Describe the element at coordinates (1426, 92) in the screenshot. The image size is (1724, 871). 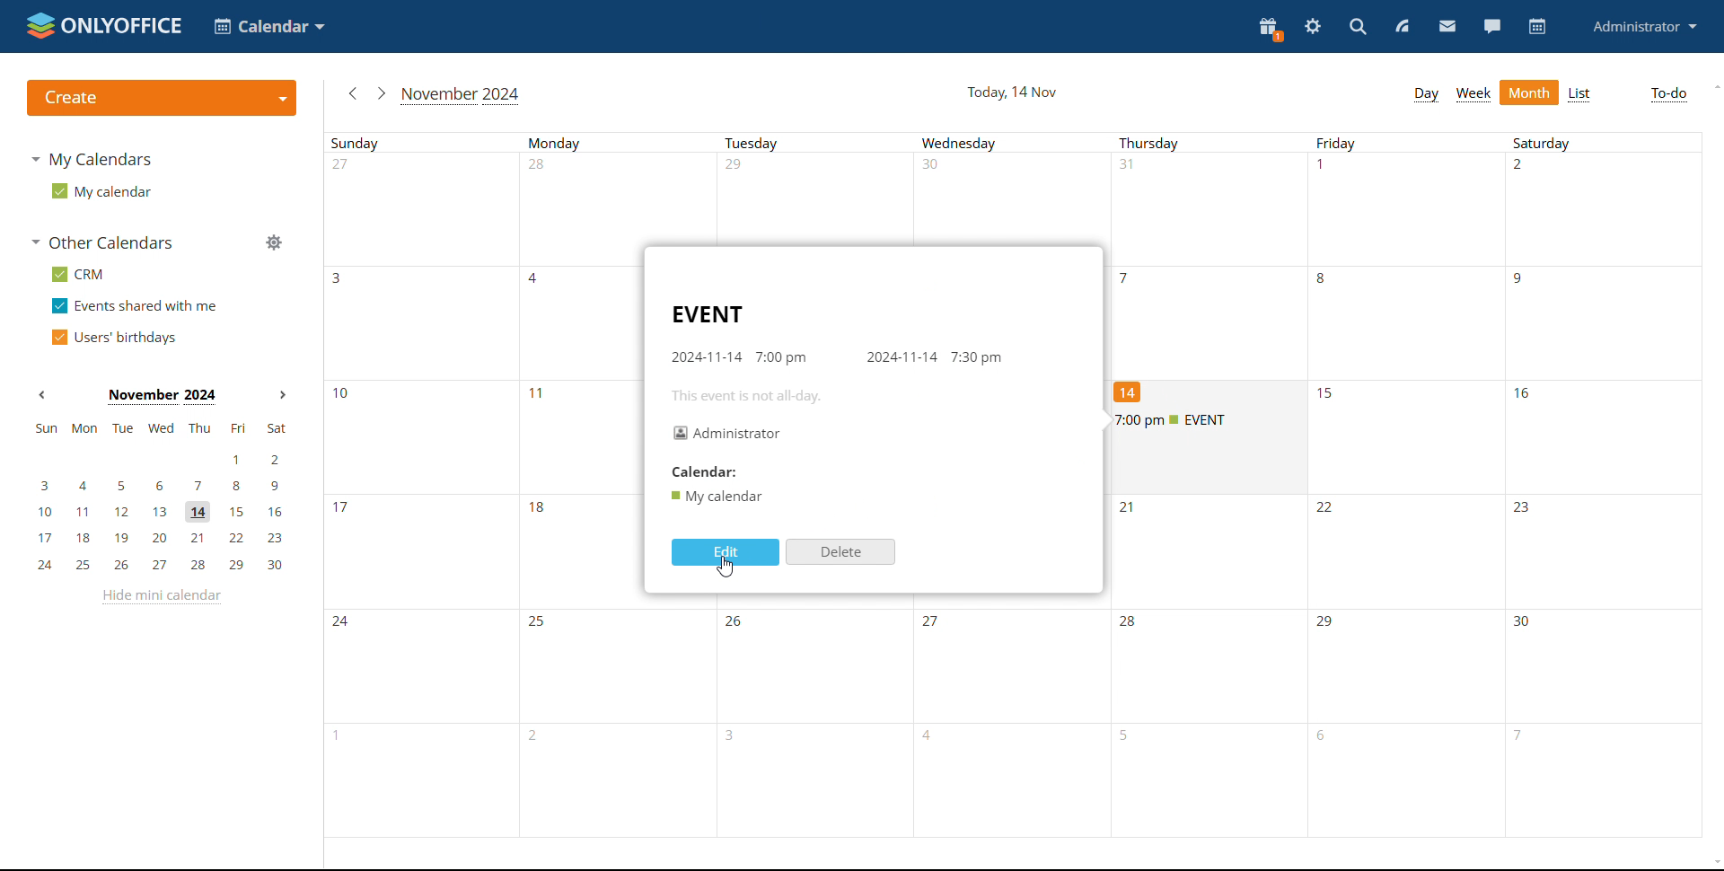
I see `day view` at that location.